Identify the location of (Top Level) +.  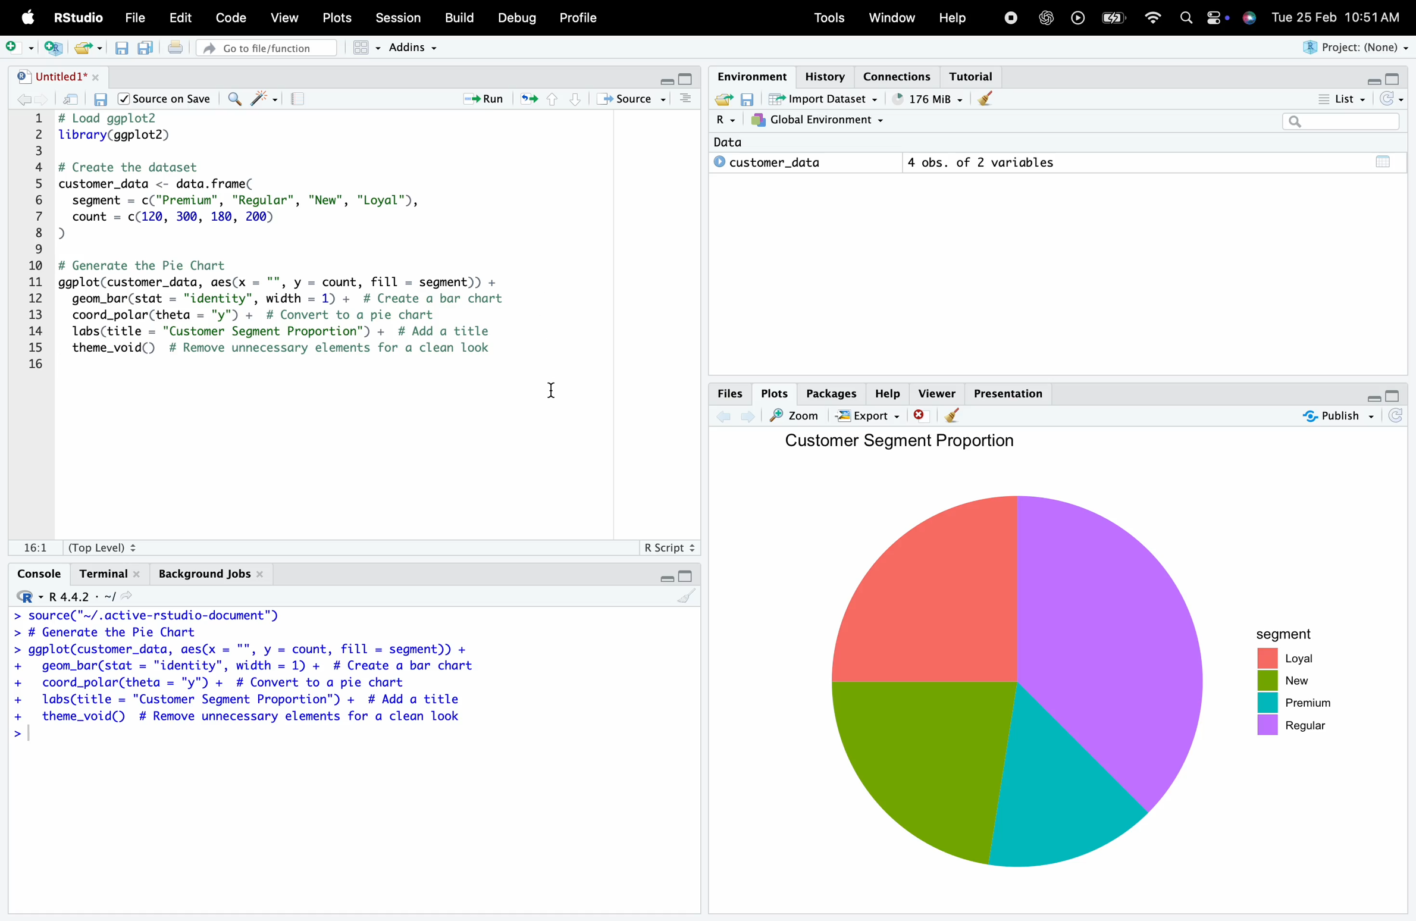
(102, 547).